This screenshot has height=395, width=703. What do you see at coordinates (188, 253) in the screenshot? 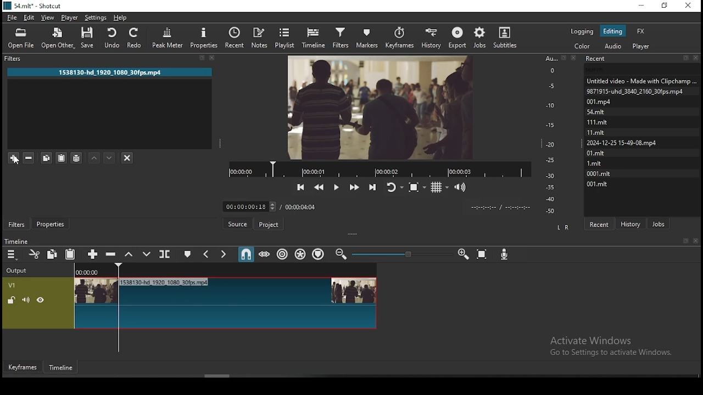
I see `create/edit marker` at bounding box center [188, 253].